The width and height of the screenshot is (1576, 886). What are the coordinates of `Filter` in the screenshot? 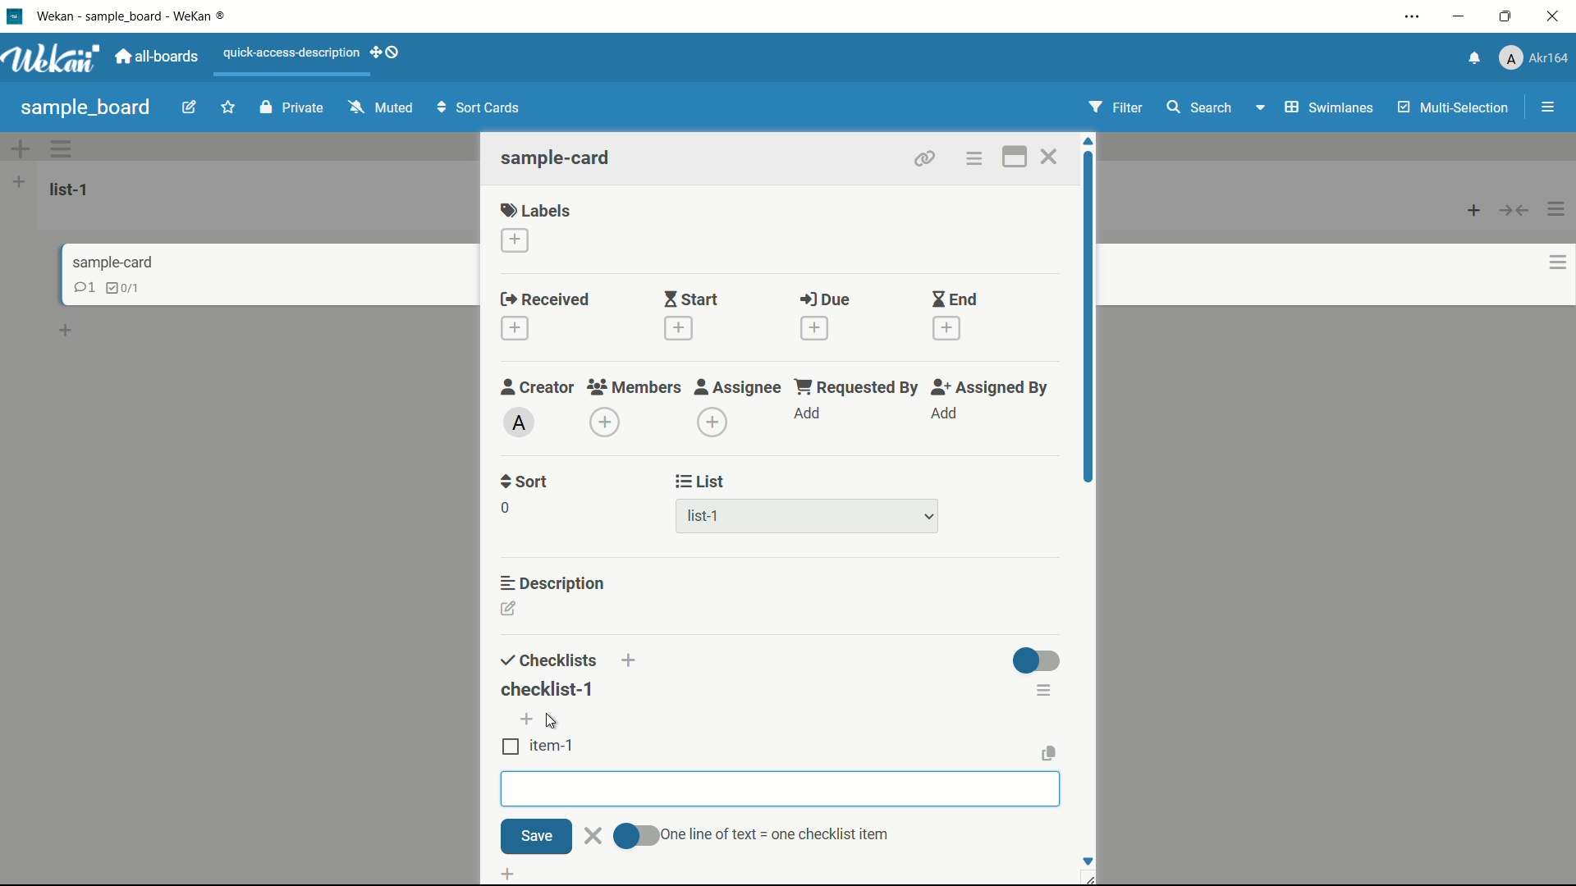 It's located at (1116, 109).